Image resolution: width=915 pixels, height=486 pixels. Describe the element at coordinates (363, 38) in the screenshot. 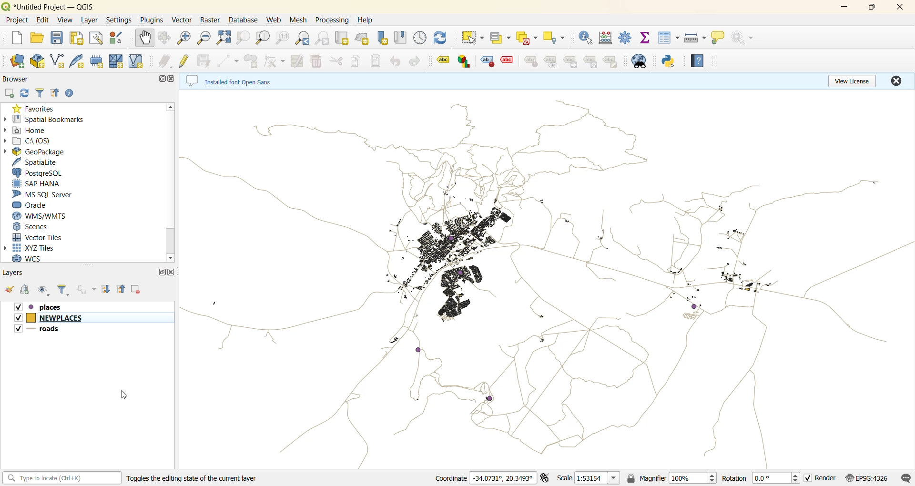

I see `new 3d map` at that location.